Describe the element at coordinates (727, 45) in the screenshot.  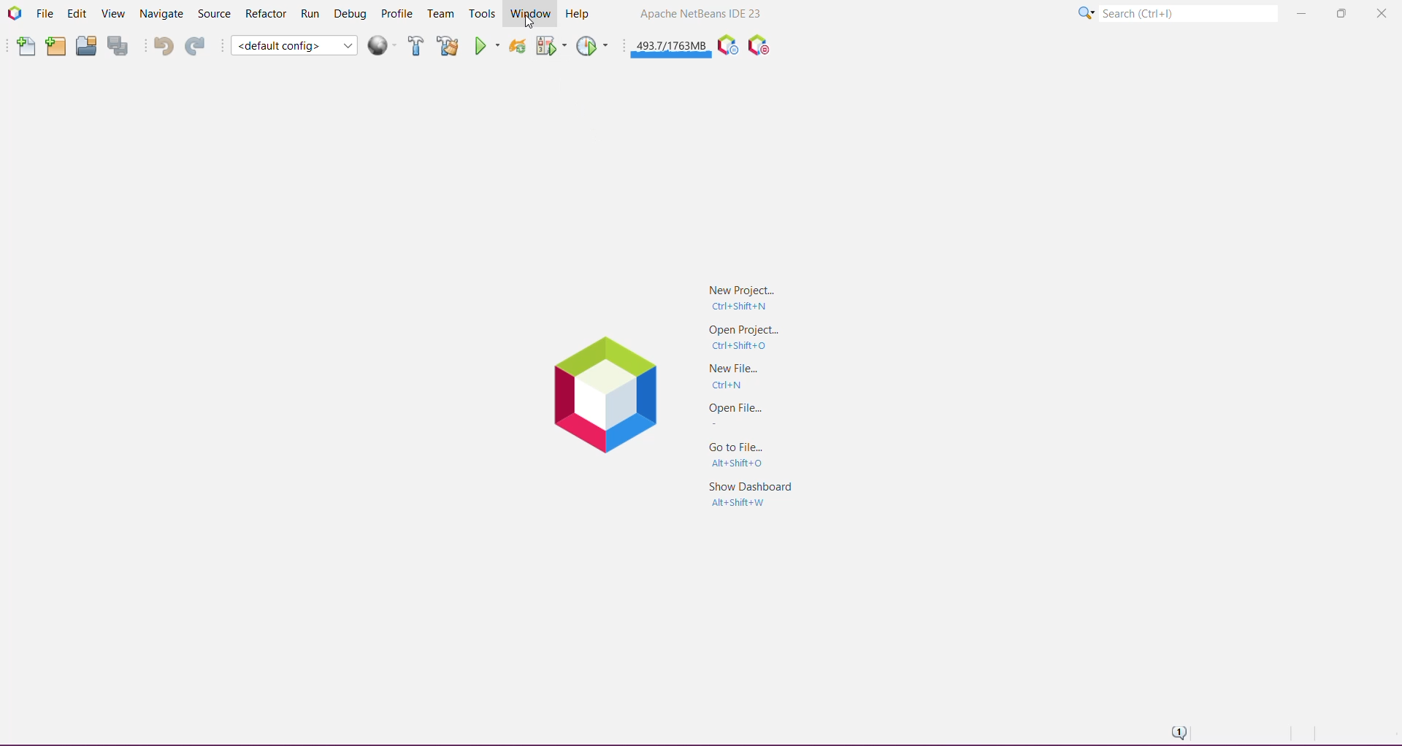
I see `Profile the IDE` at that location.